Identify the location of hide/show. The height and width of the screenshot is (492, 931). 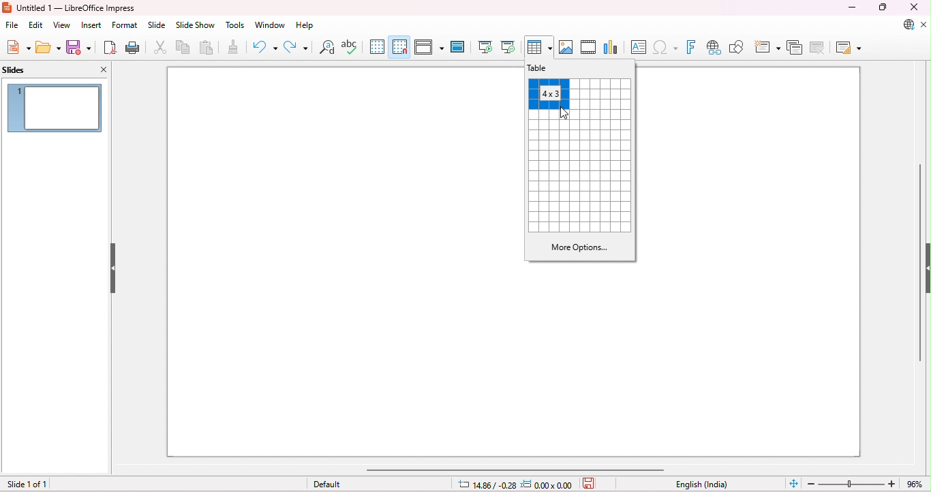
(925, 266).